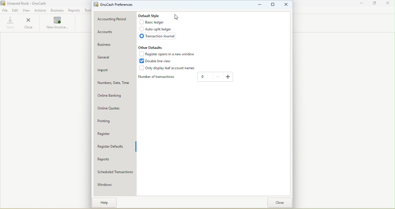 This screenshot has width=395, height=209. I want to click on Accounts, so click(115, 32).